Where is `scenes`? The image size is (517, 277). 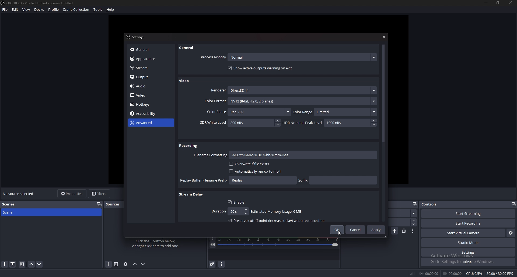 scenes is located at coordinates (11, 204).